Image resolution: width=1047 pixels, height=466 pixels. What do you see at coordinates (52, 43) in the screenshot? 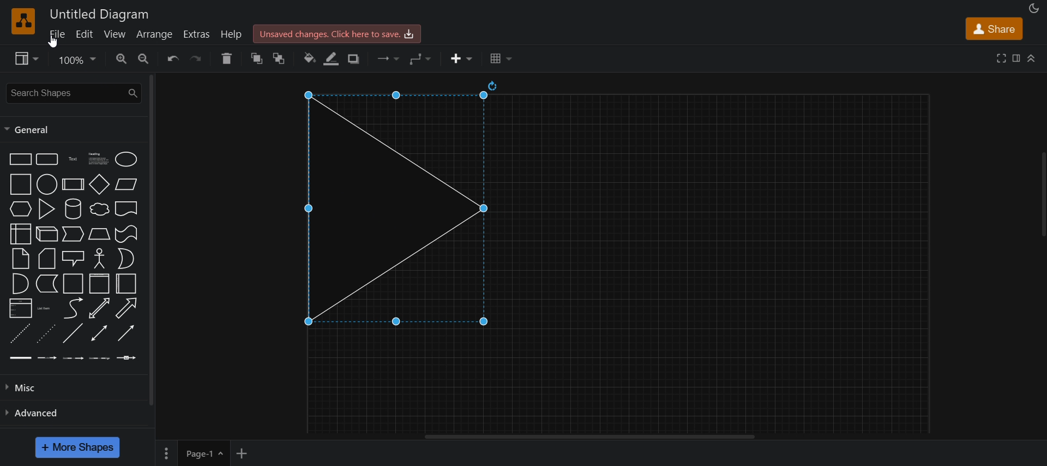
I see `cursor` at bounding box center [52, 43].